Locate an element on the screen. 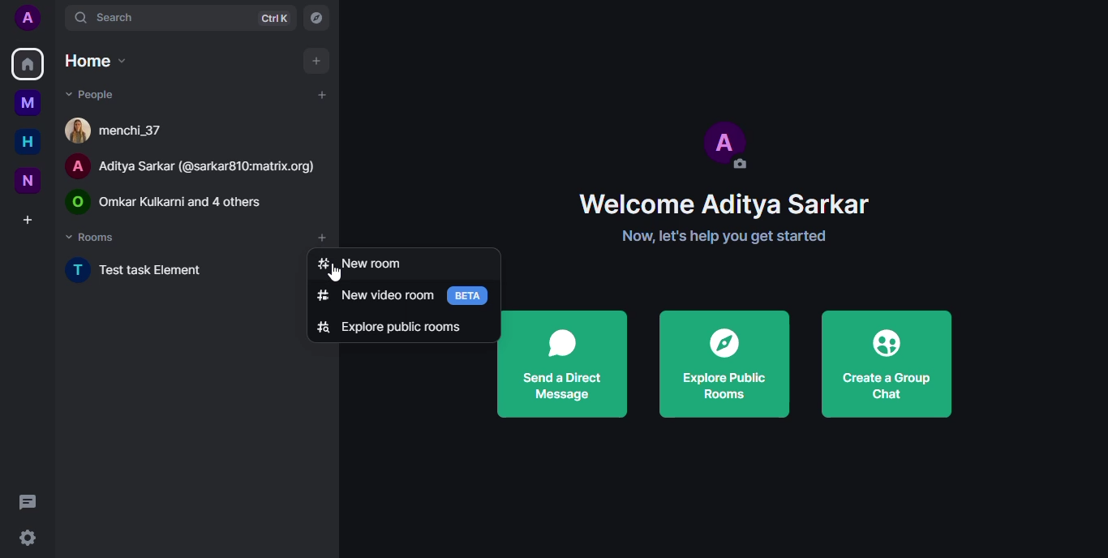 The width and height of the screenshot is (1108, 558). home is located at coordinates (27, 63).